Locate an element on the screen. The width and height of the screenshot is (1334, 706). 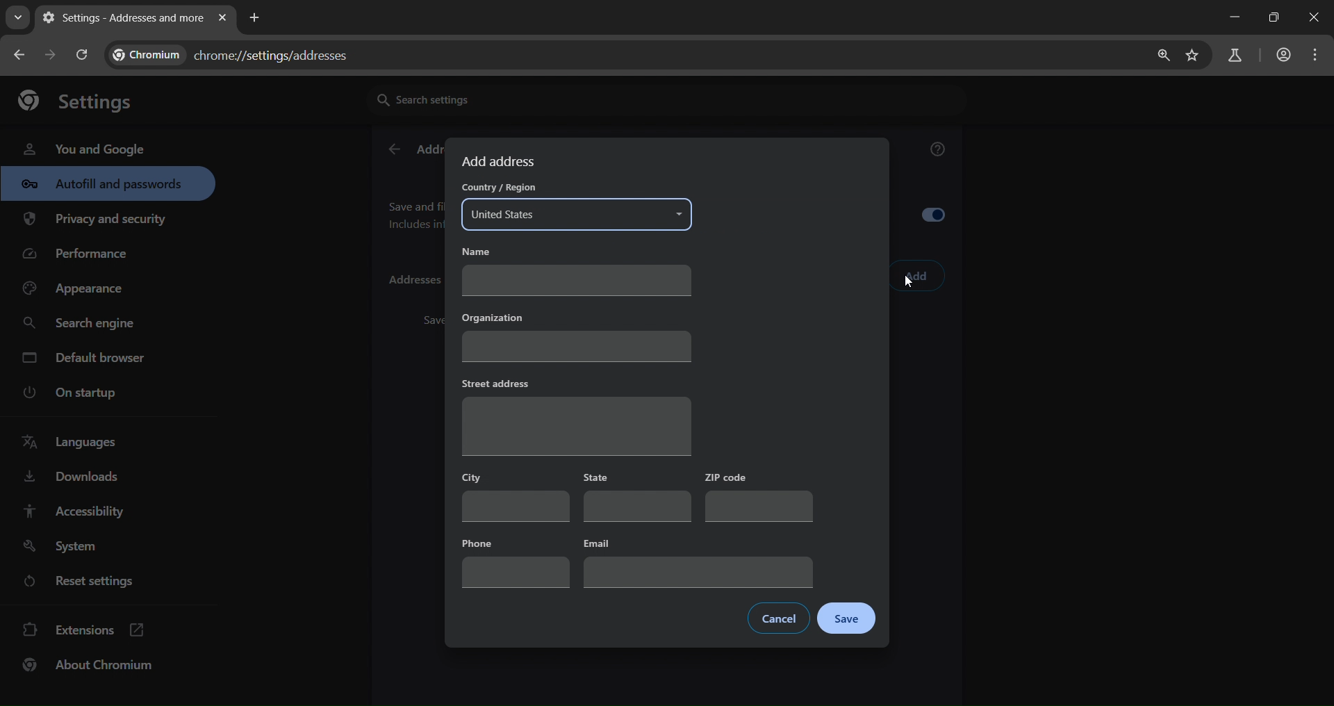
cursor is located at coordinates (909, 285).